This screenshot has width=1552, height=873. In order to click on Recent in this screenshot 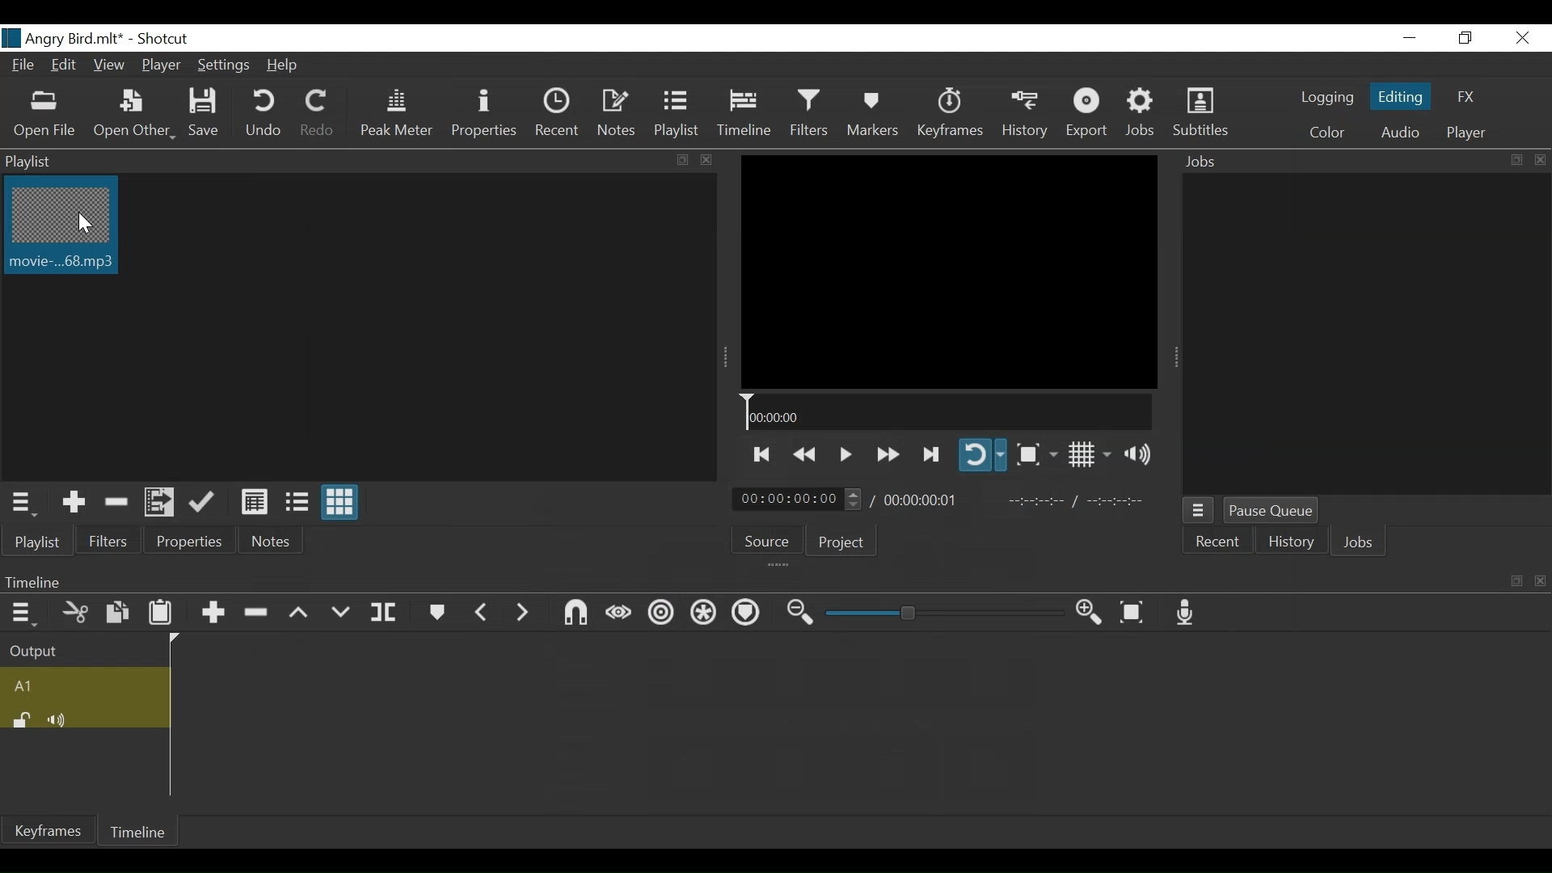, I will do `click(559, 112)`.